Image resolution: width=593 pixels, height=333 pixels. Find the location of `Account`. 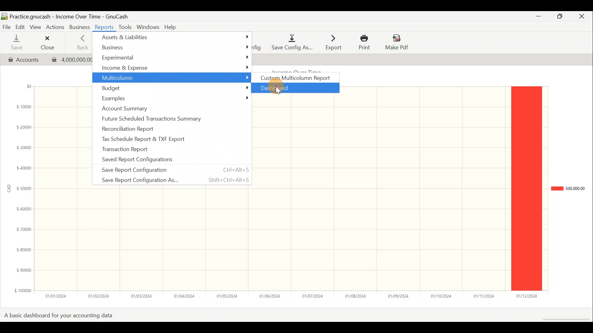

Account is located at coordinates (23, 60).